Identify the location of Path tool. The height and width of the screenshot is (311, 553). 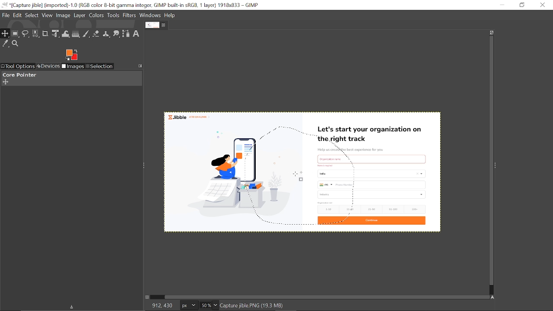
(126, 34).